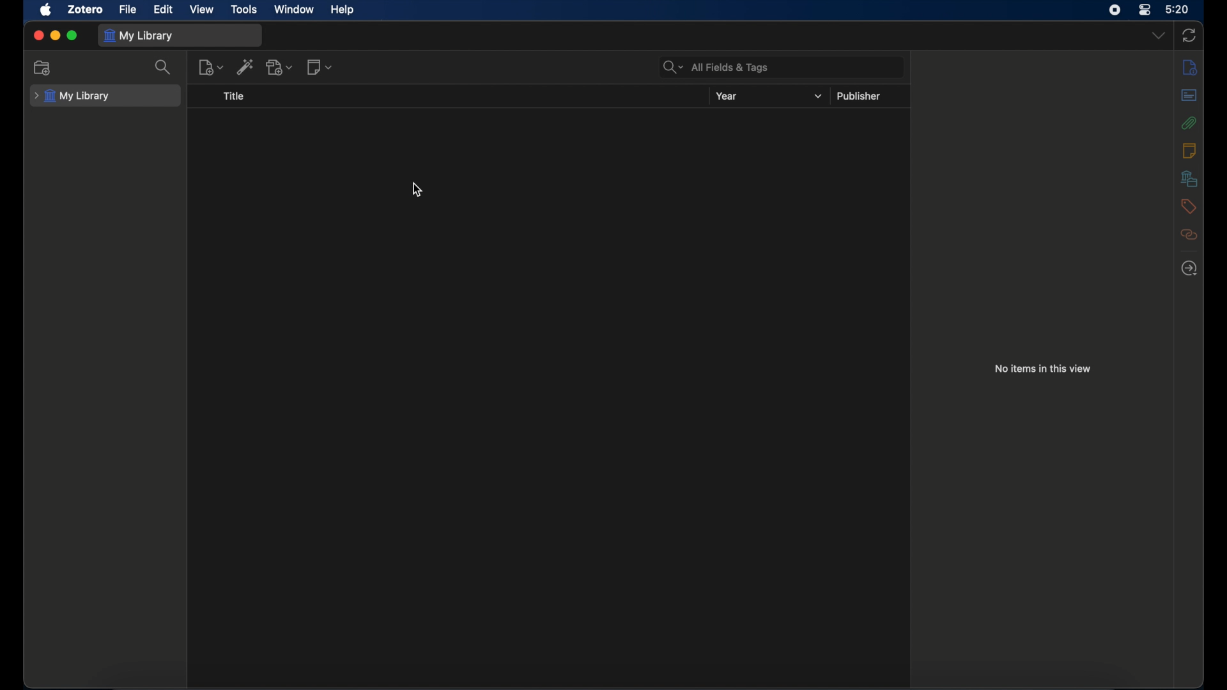 Image resolution: width=1227 pixels, height=690 pixels. What do you see at coordinates (55, 36) in the screenshot?
I see `minimize` at bounding box center [55, 36].